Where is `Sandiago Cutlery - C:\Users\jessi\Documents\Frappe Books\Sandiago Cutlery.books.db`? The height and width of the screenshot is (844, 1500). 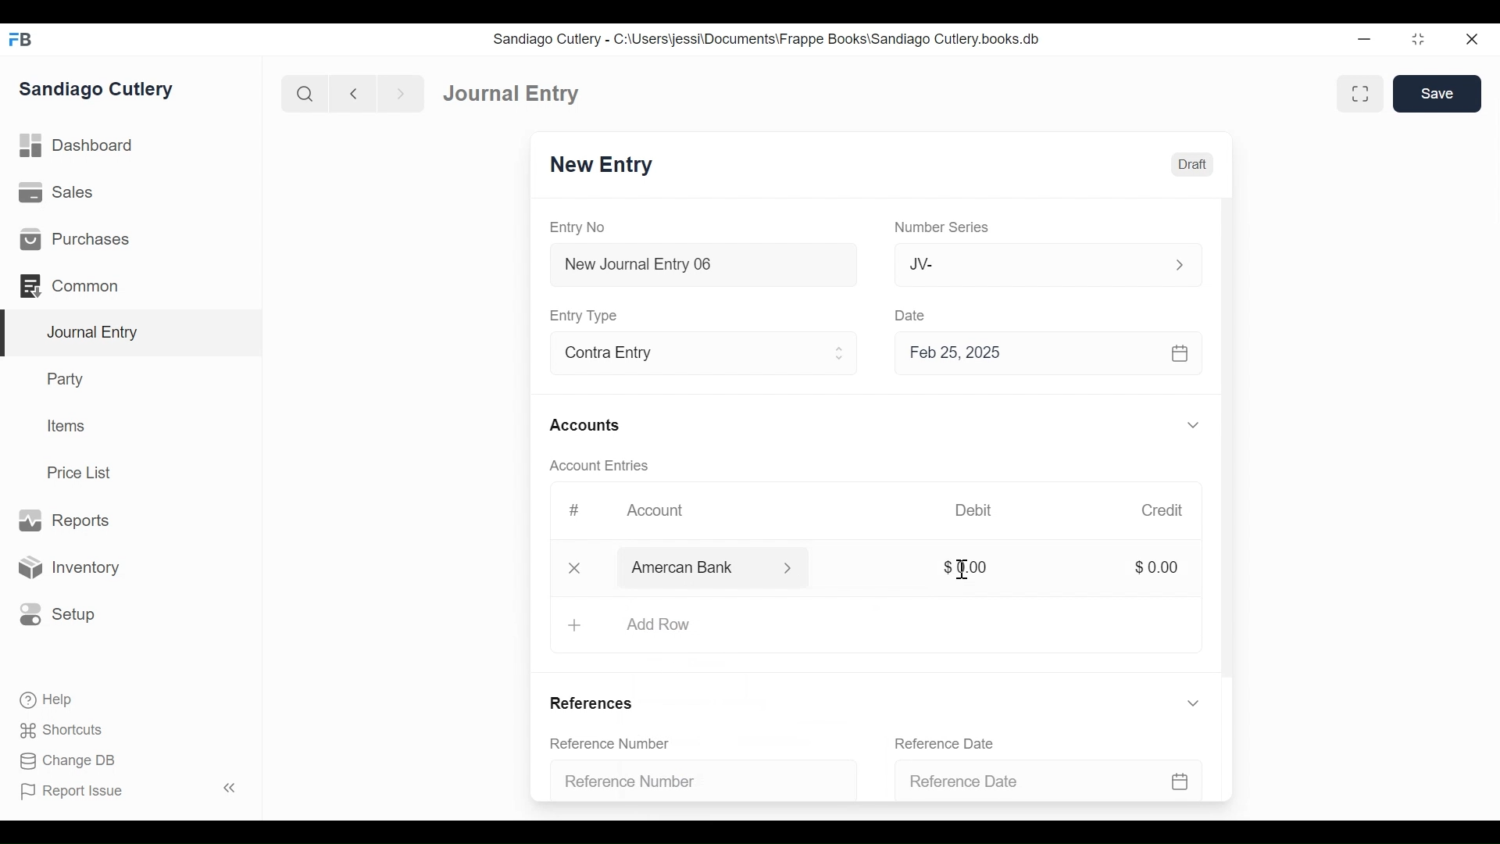
Sandiago Cutlery - C:\Users\jessi\Documents\Frappe Books\Sandiago Cutlery.books.db is located at coordinates (767, 39).